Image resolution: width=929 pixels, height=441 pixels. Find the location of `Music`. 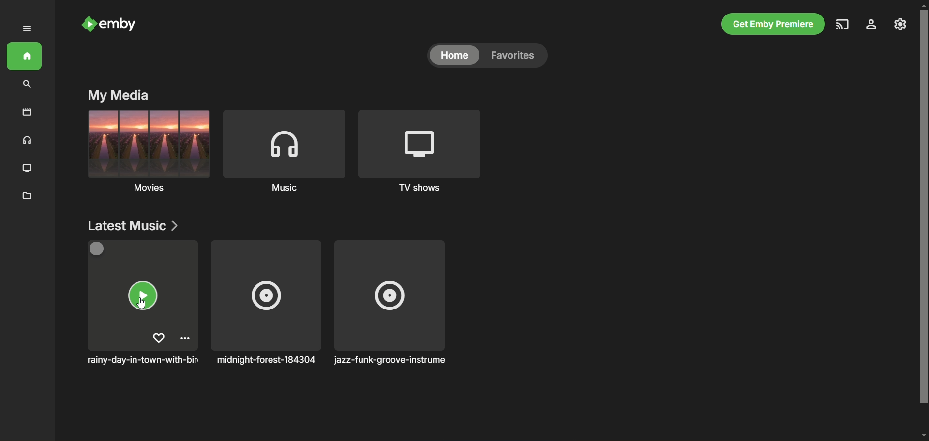

Music is located at coordinates (149, 152).